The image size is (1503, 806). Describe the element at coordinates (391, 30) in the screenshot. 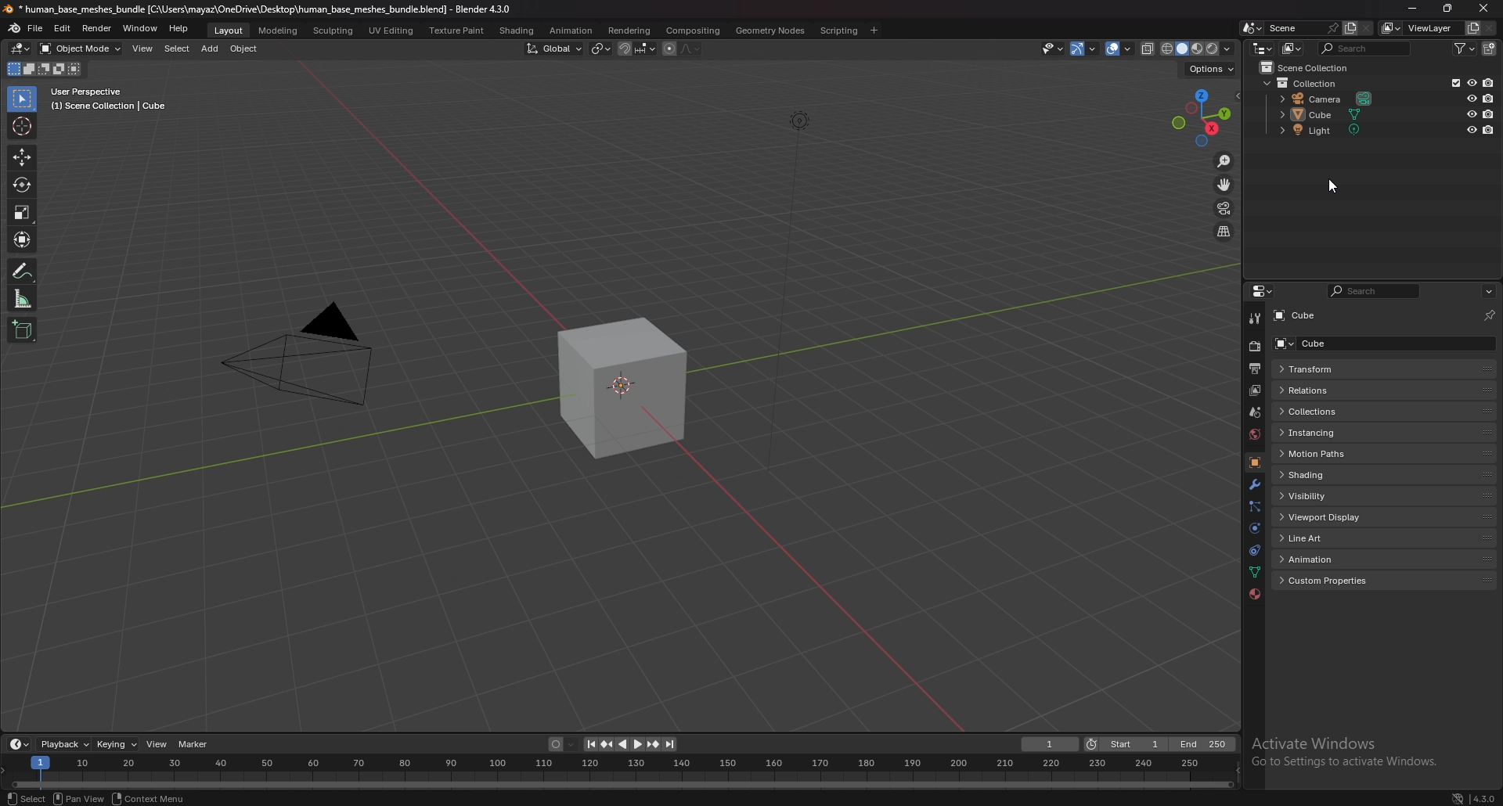

I see `uv editing` at that location.